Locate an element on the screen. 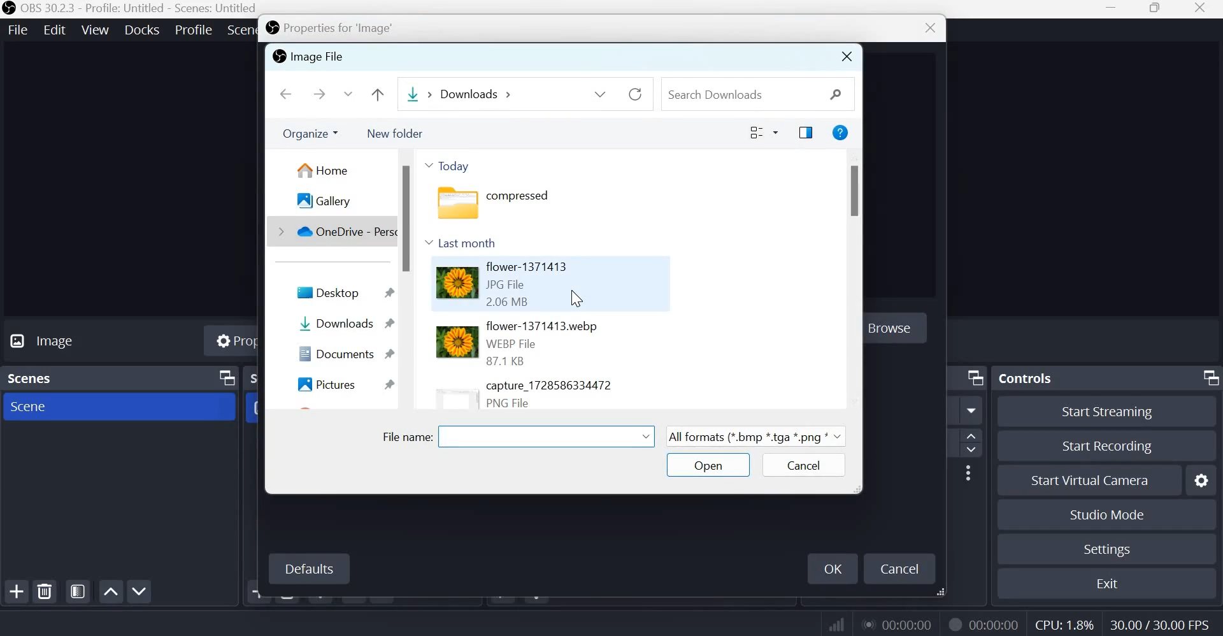  Defaults is located at coordinates (308, 570).